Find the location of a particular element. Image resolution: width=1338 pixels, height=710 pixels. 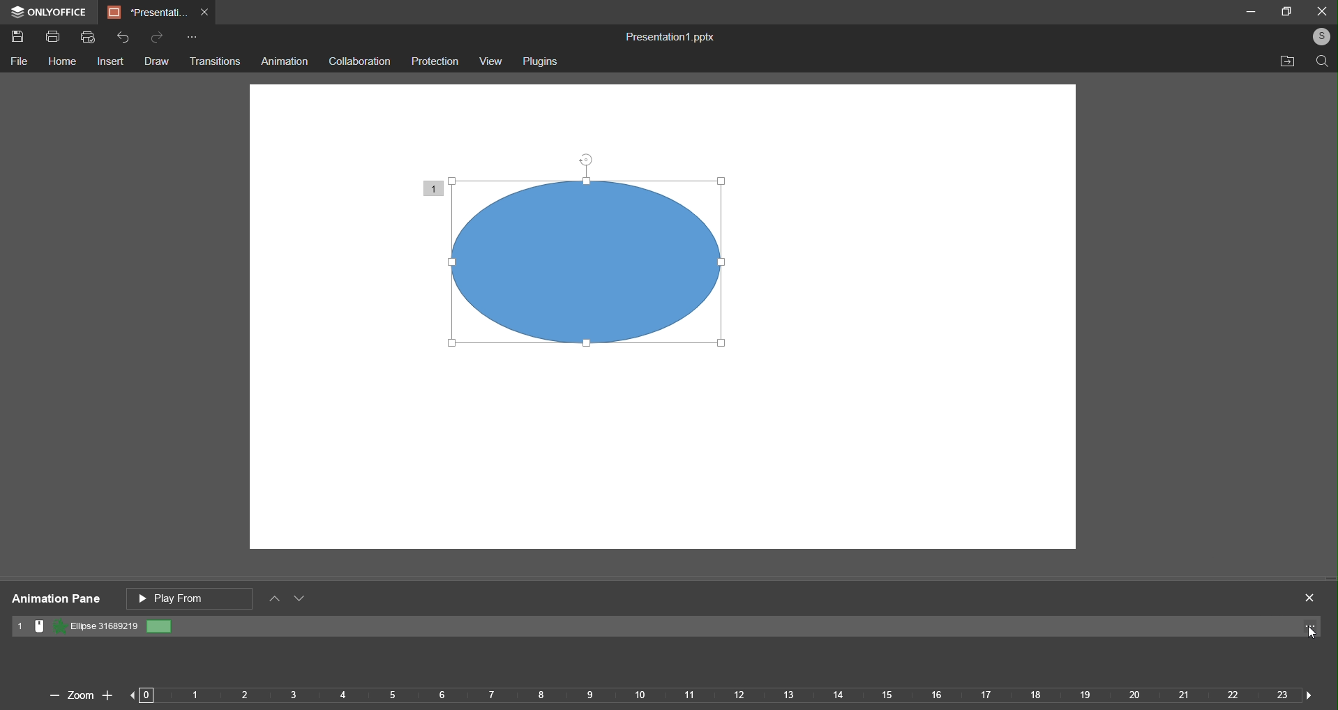

cursor is located at coordinates (1307, 635).